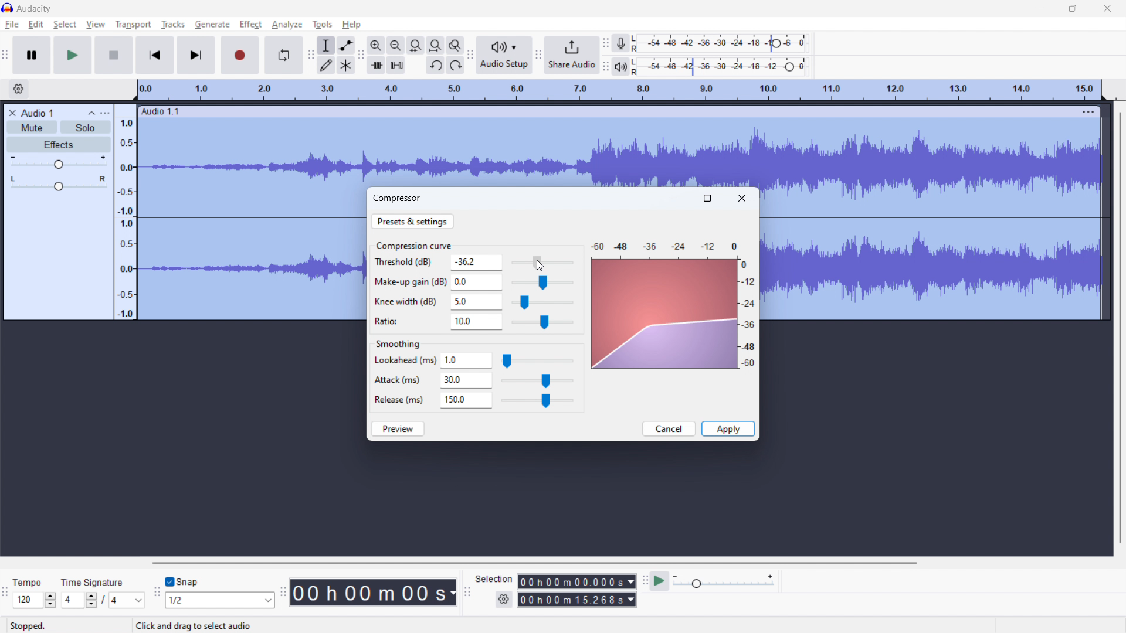 Image resolution: width=1126 pixels, height=633 pixels. Describe the element at coordinates (58, 144) in the screenshot. I see `effects` at that location.